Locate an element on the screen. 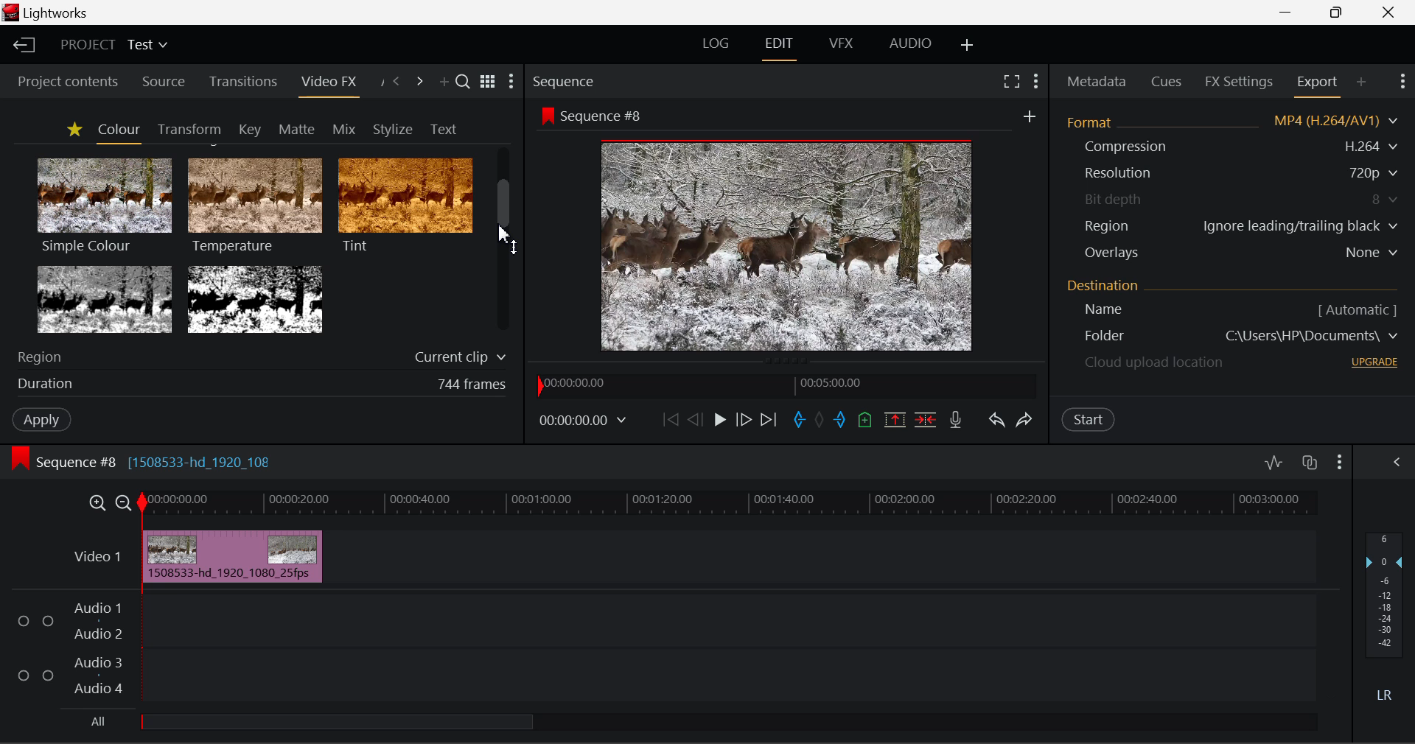 The width and height of the screenshot is (1415, 744). Next Panel is located at coordinates (419, 80).